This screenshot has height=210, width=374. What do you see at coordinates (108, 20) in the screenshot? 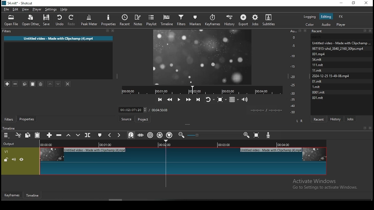
I see `properties` at bounding box center [108, 20].